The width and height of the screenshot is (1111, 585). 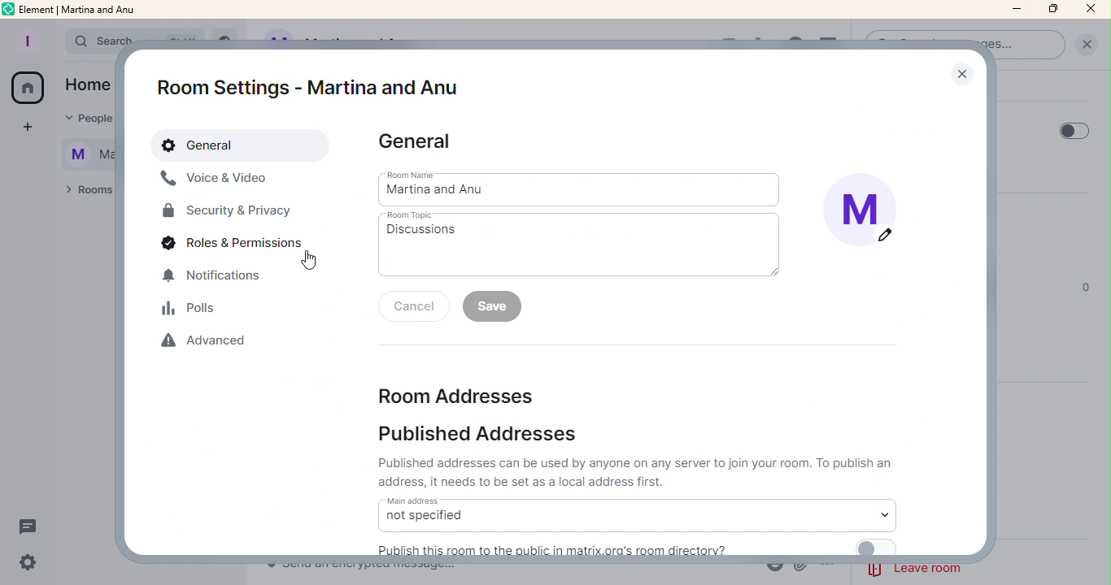 I want to click on Voice and video, so click(x=218, y=180).